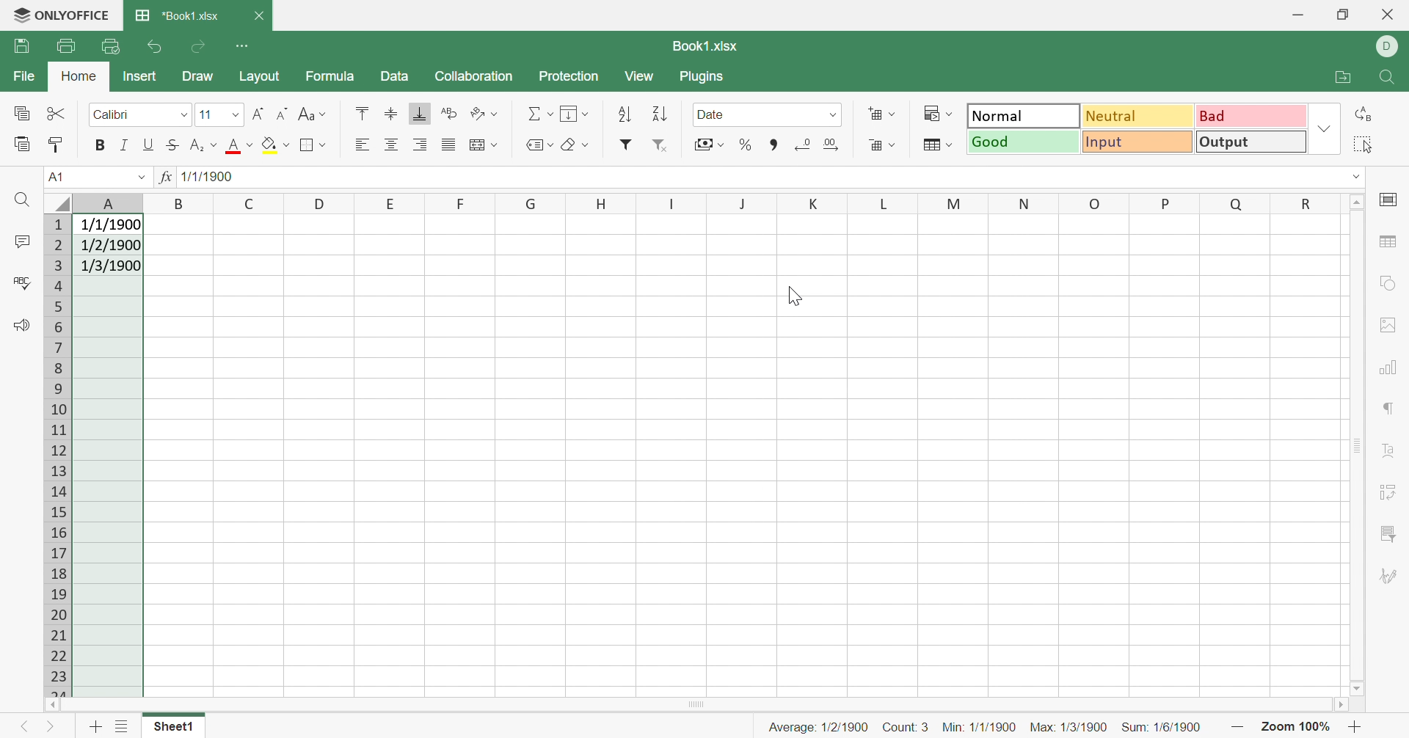 Image resolution: width=1409 pixels, height=738 pixels. I want to click on *Book1.xlsx, so click(175, 14).